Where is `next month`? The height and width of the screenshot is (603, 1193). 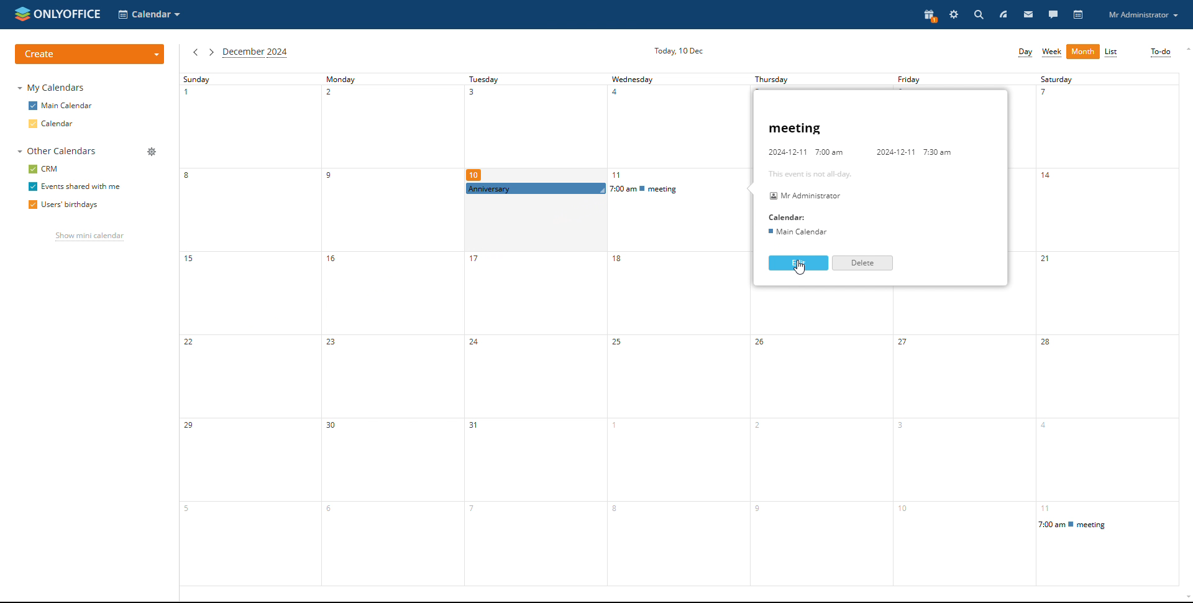
next month is located at coordinates (211, 52).